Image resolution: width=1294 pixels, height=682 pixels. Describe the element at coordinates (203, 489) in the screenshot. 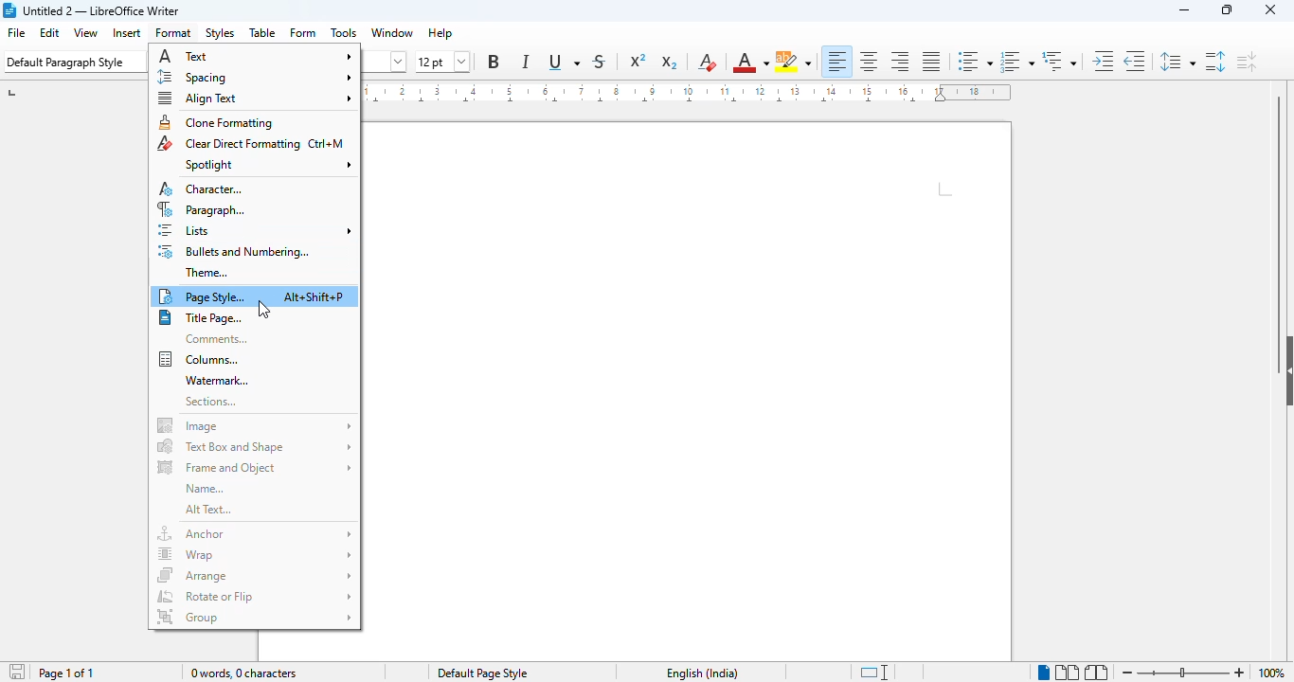

I see `name` at that location.